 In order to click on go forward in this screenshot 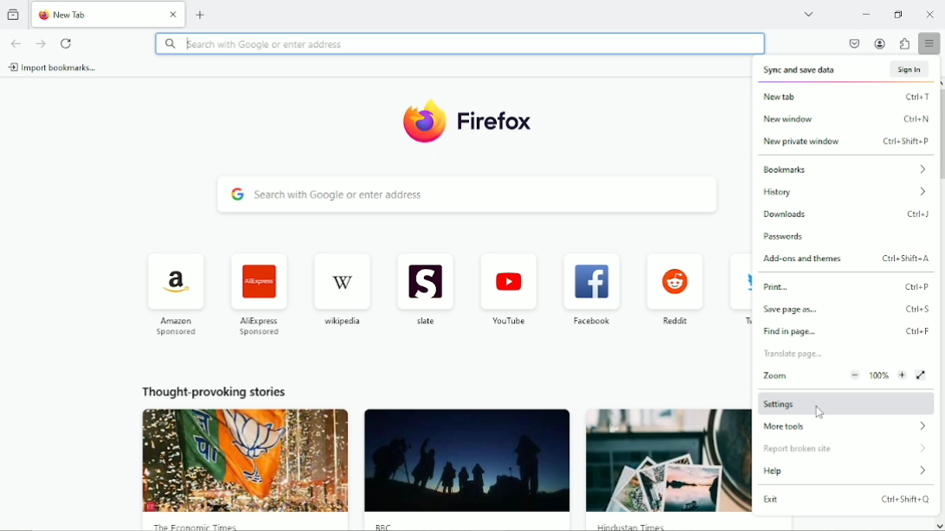, I will do `click(41, 44)`.